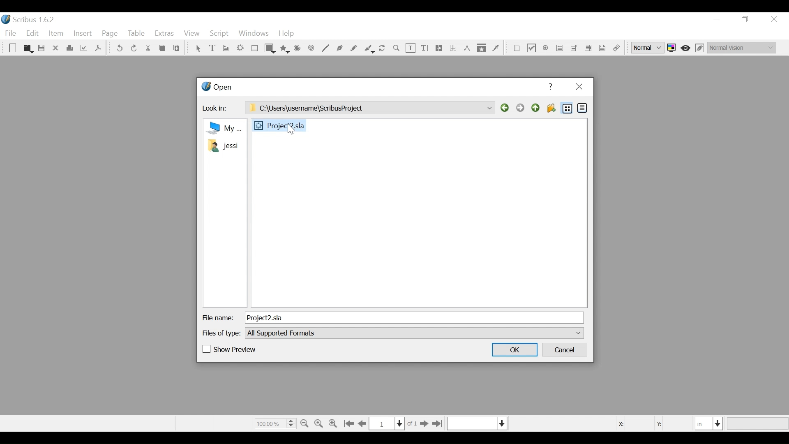 The width and height of the screenshot is (789, 444). I want to click on Select the current unit, so click(709, 423).